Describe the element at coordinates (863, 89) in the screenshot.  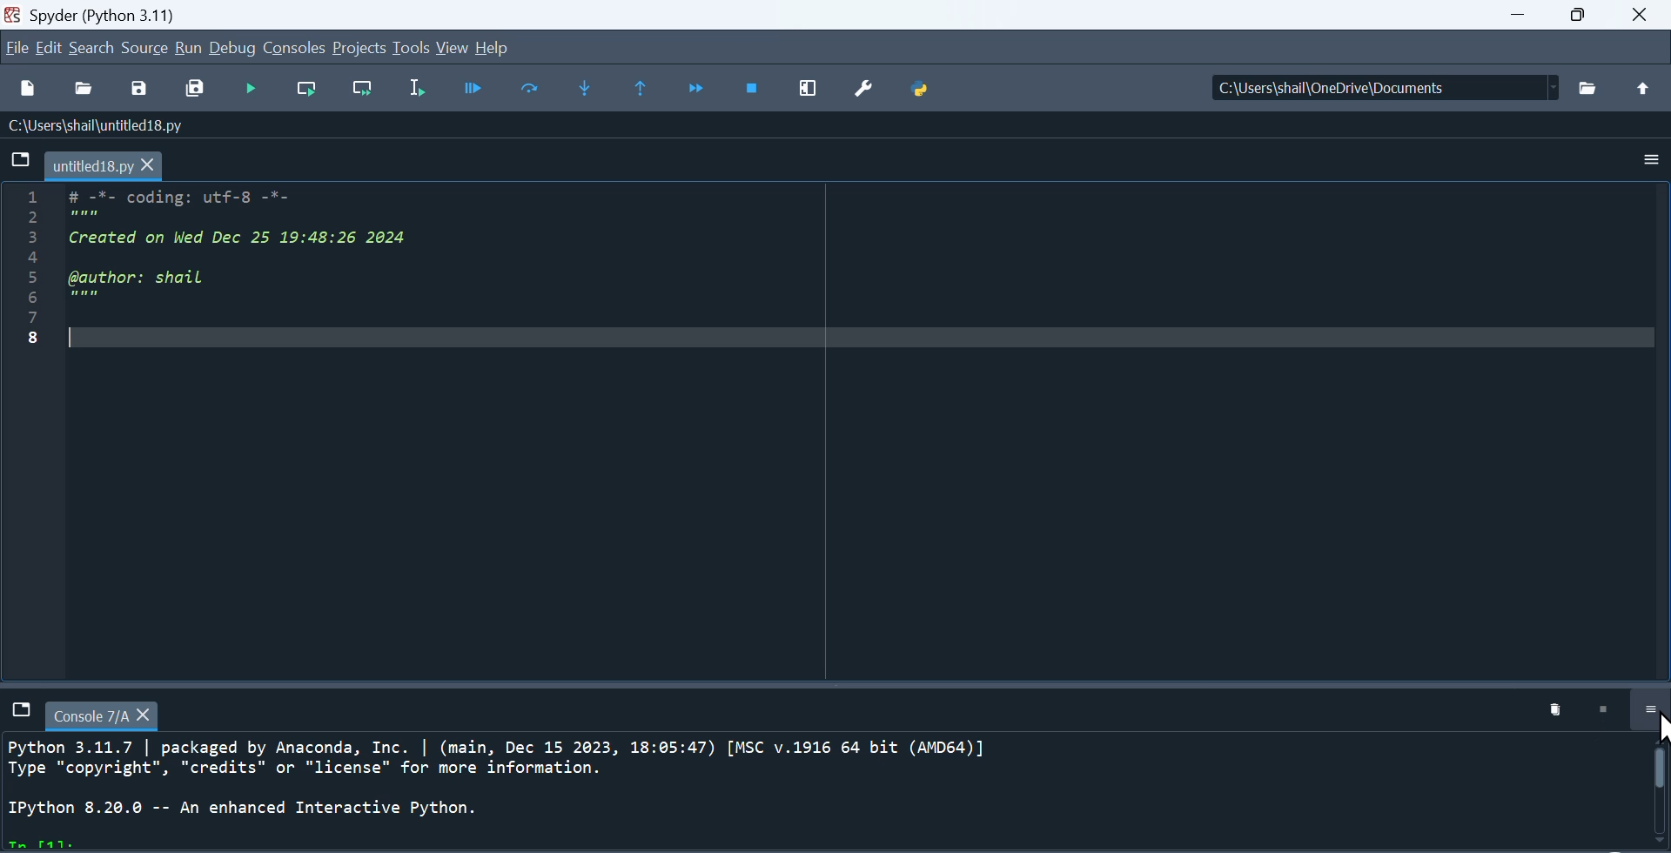
I see `preferences` at that location.